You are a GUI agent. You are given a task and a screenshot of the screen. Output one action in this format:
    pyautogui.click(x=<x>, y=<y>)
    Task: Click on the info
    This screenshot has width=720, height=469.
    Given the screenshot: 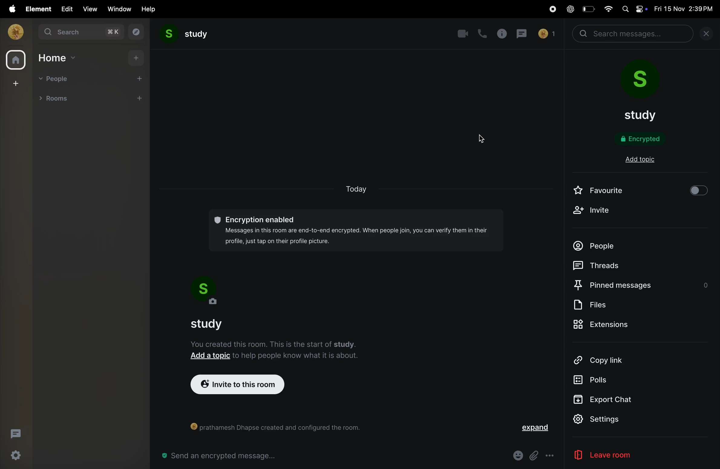 What is the action you would take?
    pyautogui.click(x=502, y=34)
    